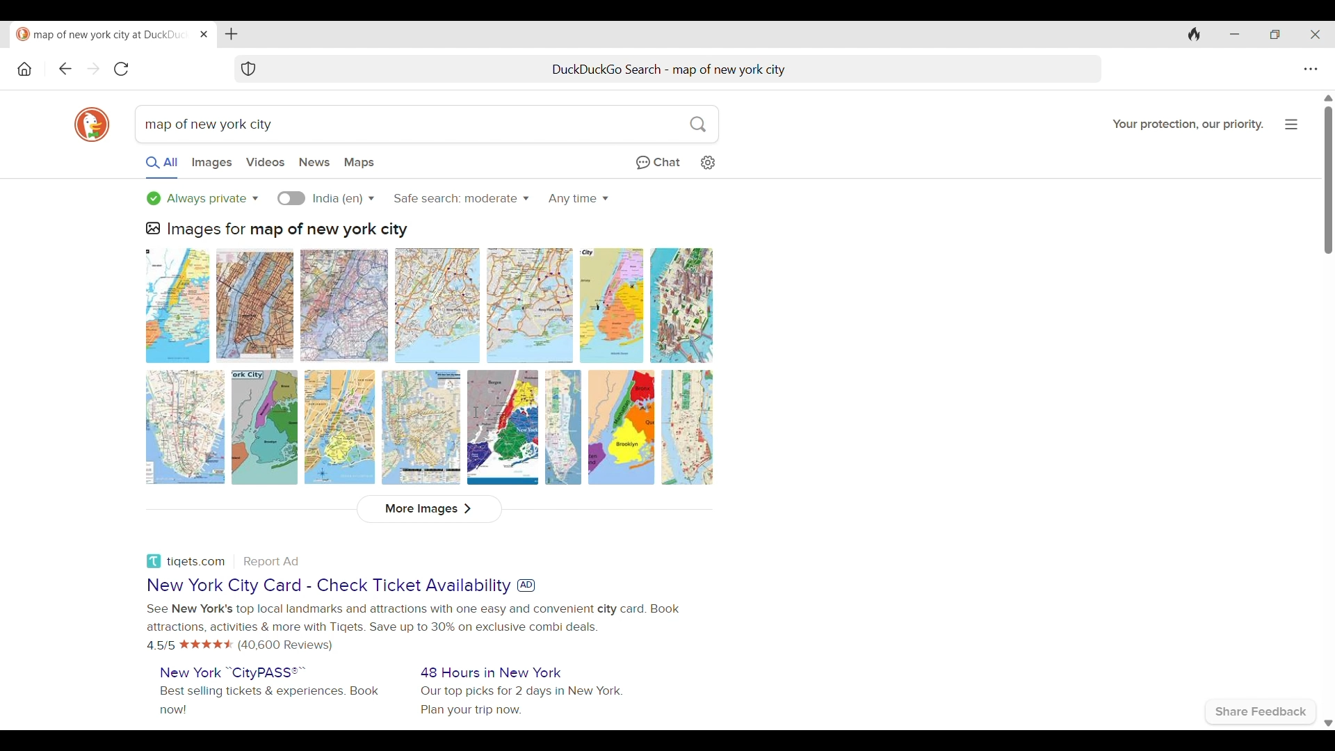  I want to click on Images of NYC map, so click(429, 366).